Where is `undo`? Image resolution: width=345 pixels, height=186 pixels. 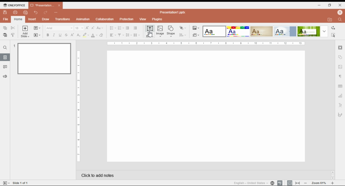
undo is located at coordinates (36, 13).